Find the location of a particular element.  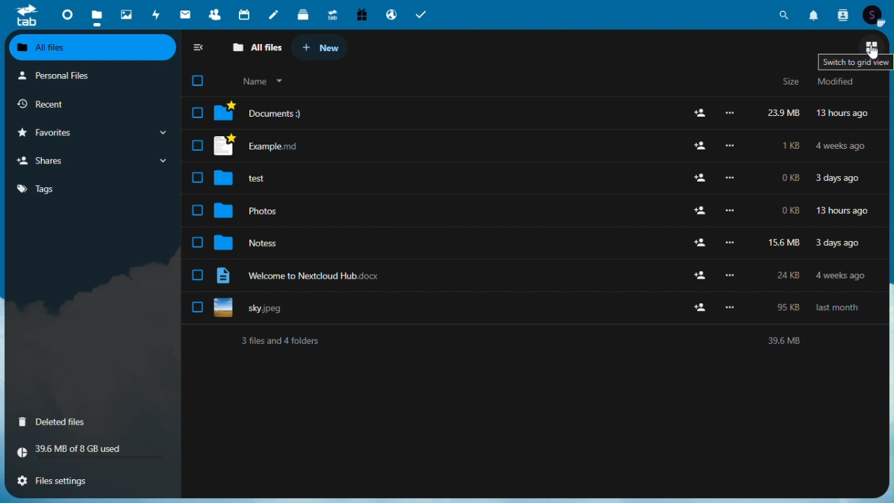

cursor is located at coordinates (873, 53).